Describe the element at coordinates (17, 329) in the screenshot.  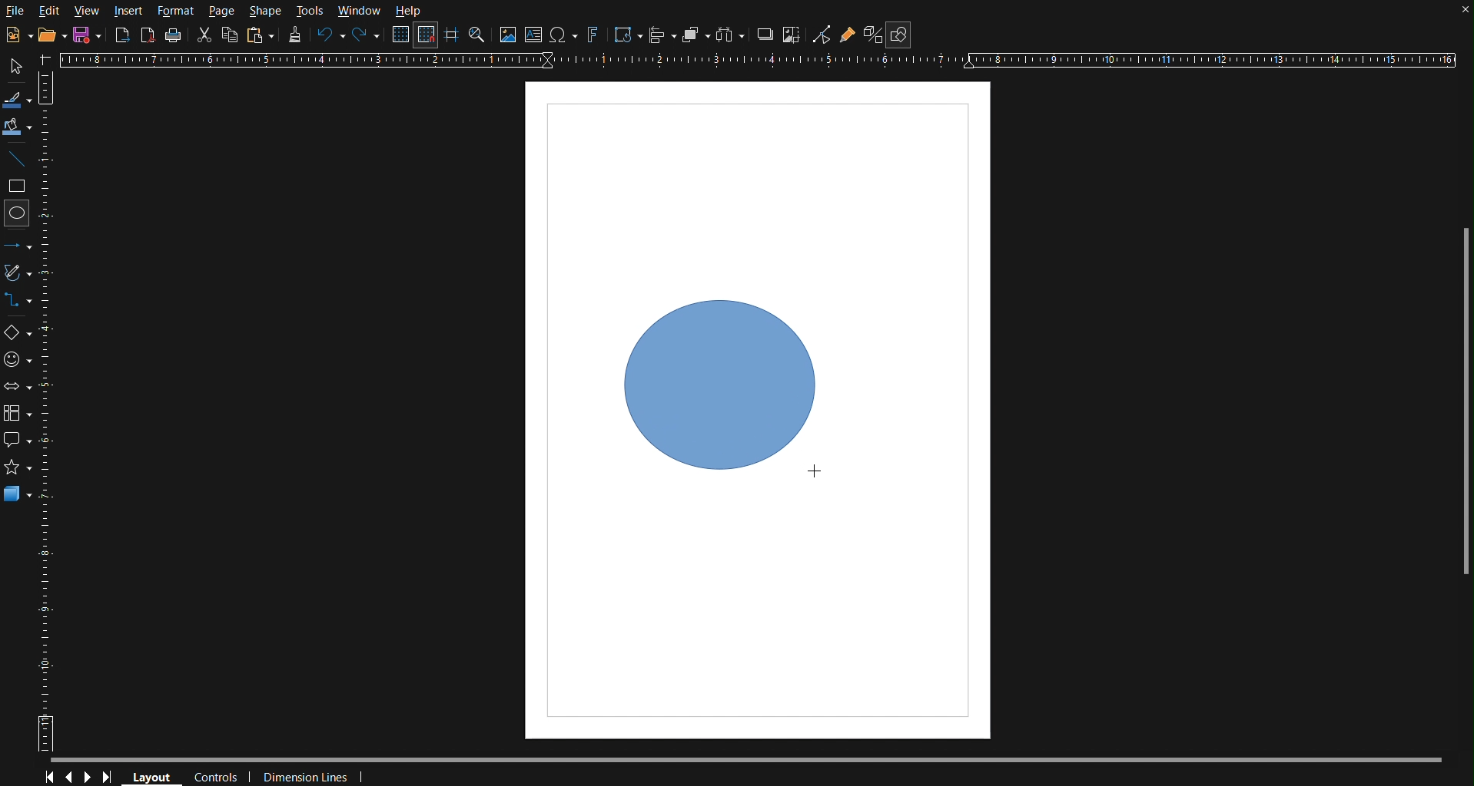
I see `Basic Shapes` at that location.